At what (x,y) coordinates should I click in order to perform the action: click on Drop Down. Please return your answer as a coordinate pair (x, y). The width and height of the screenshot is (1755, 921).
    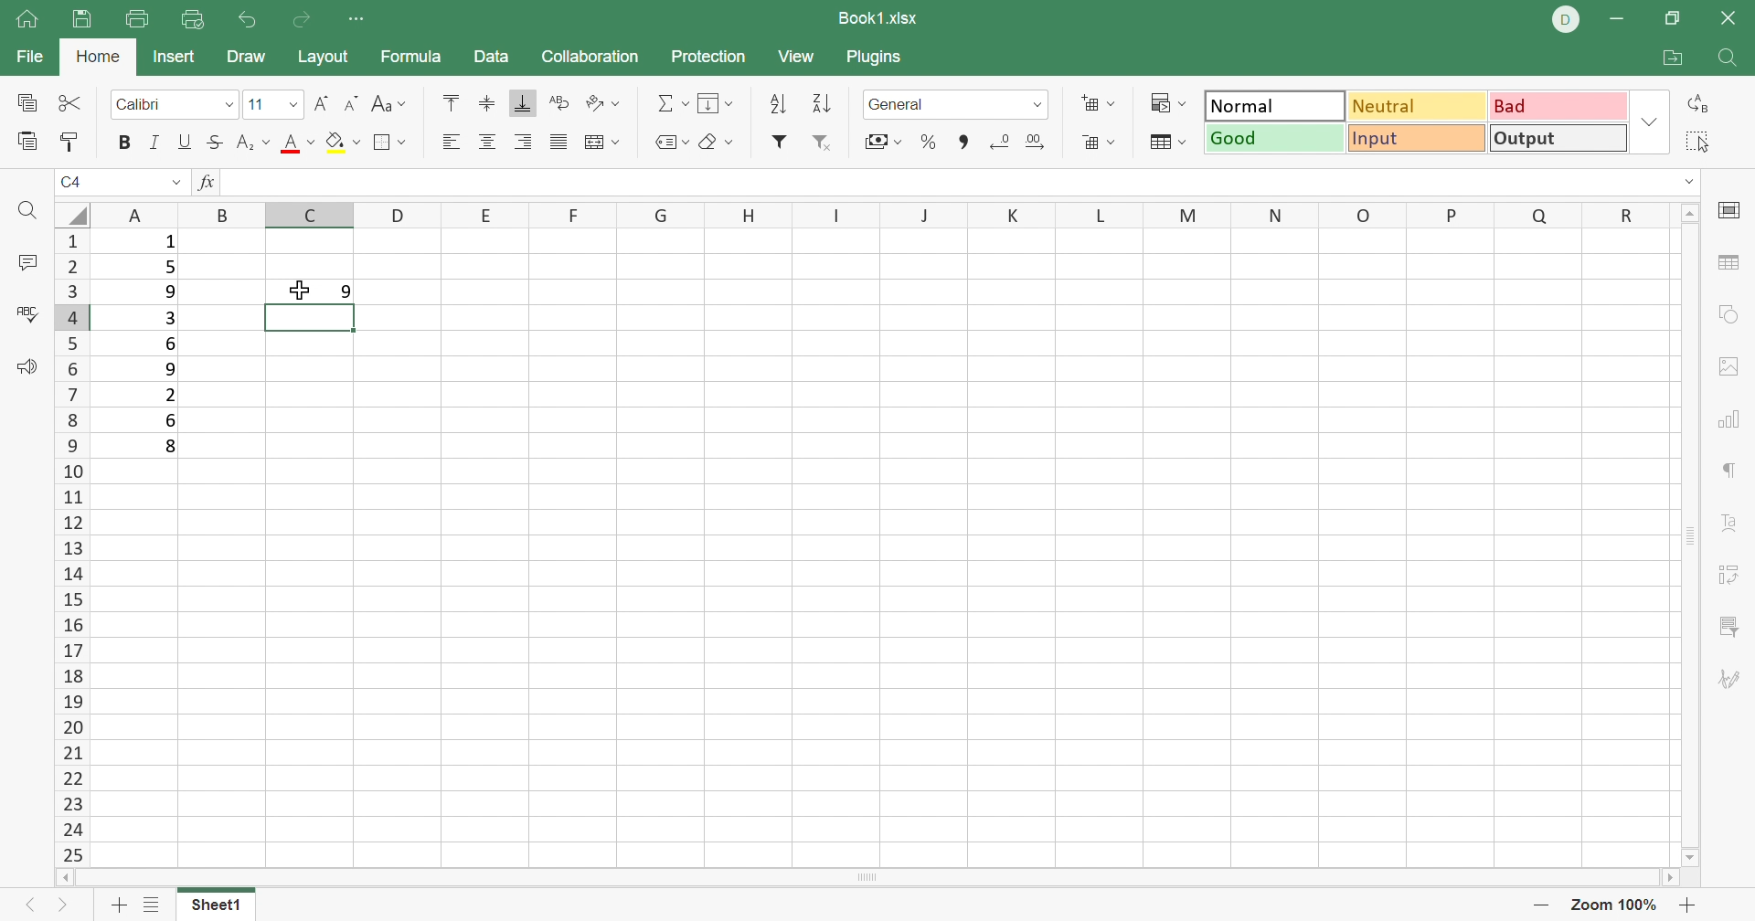
    Looking at the image, I should click on (229, 104).